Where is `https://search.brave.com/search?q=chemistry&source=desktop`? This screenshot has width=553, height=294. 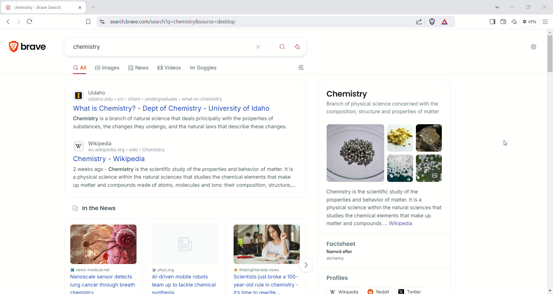 https://search.brave.com/search?q=chemistry&source=desktop is located at coordinates (182, 22).